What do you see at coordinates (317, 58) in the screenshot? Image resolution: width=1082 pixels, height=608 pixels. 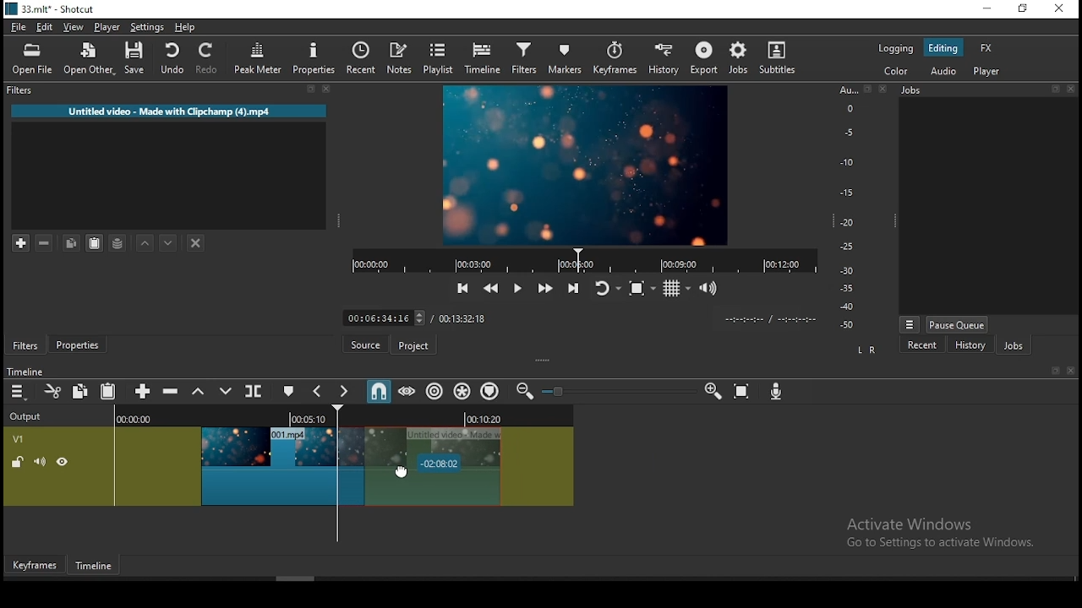 I see `properties` at bounding box center [317, 58].